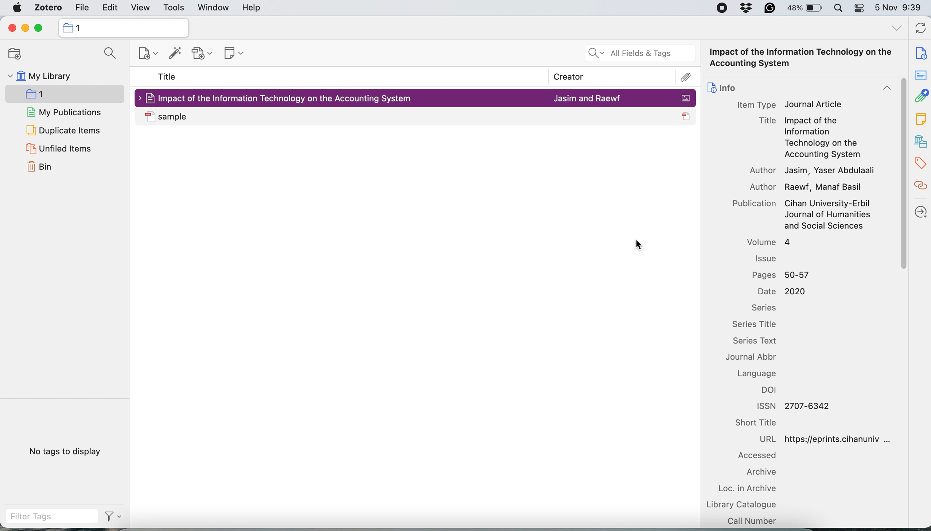 The height and width of the screenshot is (531, 931). What do you see at coordinates (743, 505) in the screenshot?
I see `library catalogue` at bounding box center [743, 505].